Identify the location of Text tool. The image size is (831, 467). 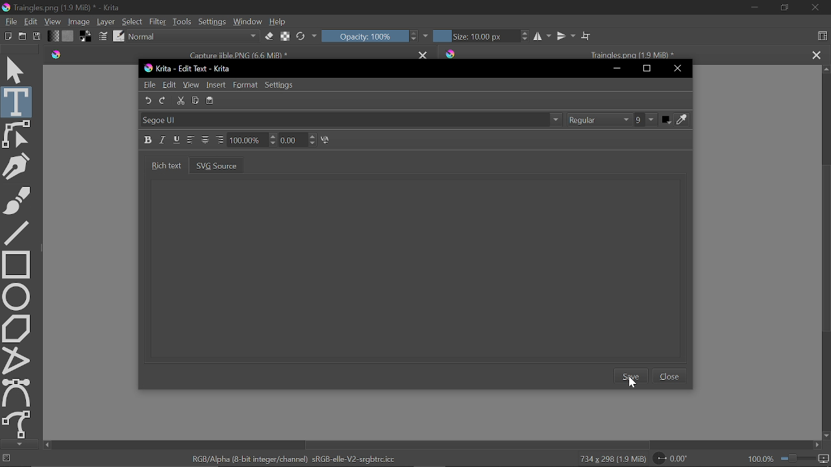
(18, 102).